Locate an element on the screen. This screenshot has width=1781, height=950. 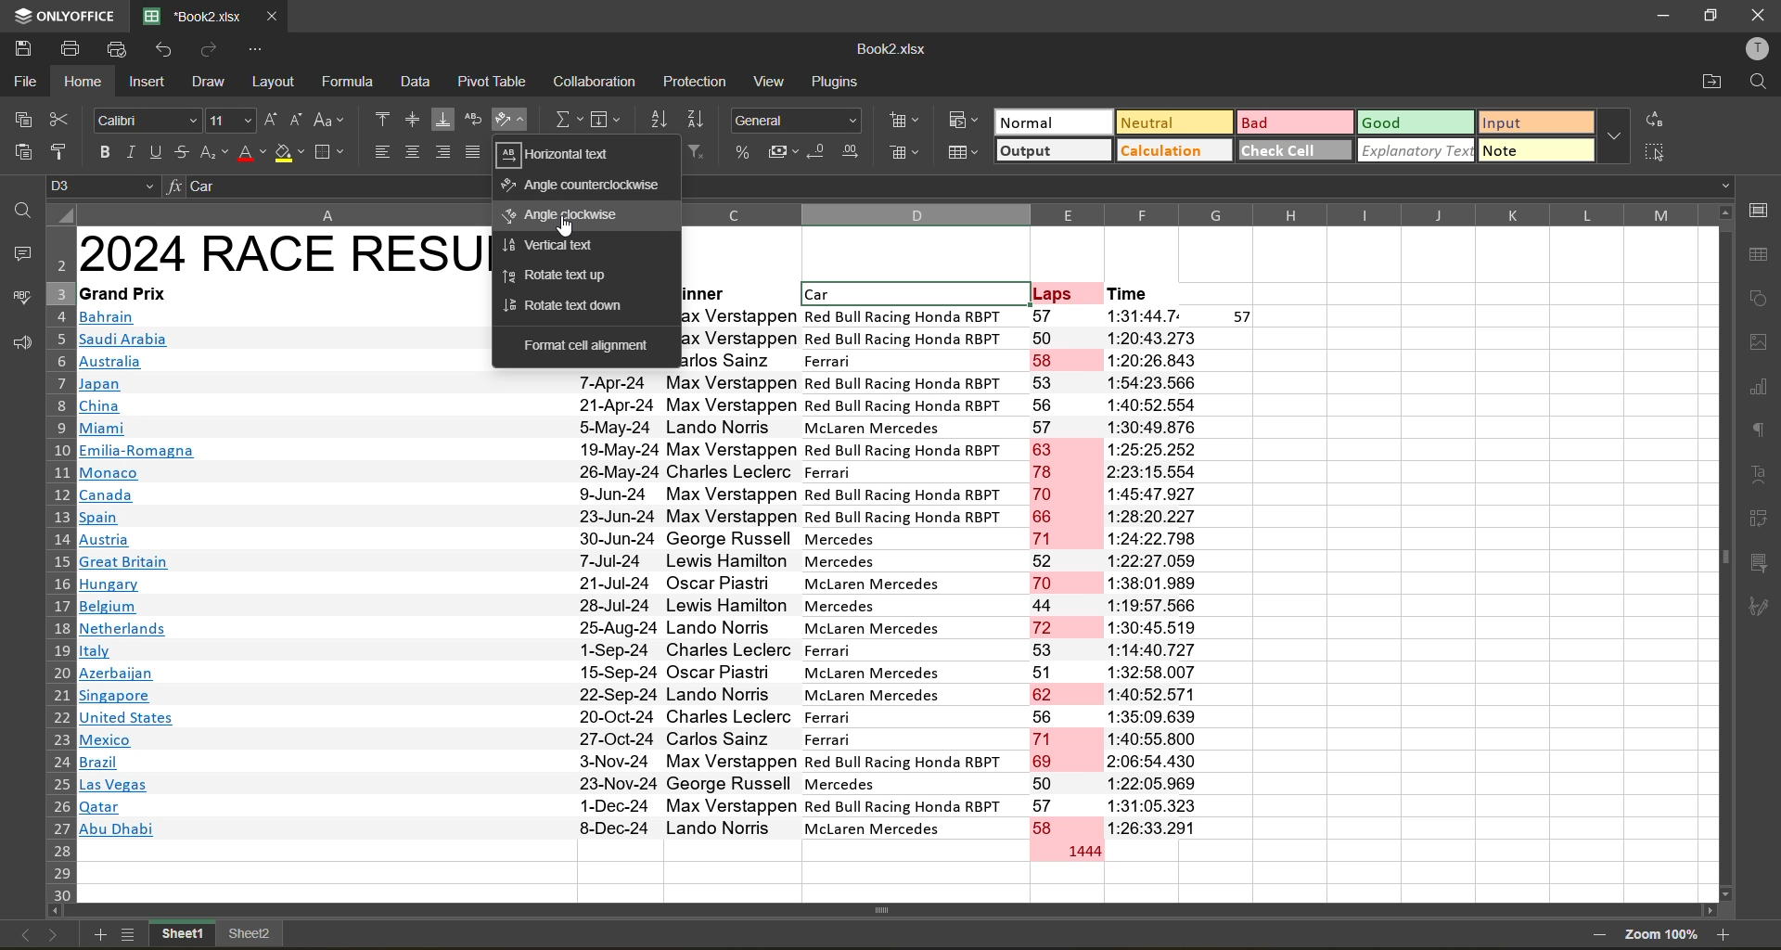
decrement size is located at coordinates (300, 121).